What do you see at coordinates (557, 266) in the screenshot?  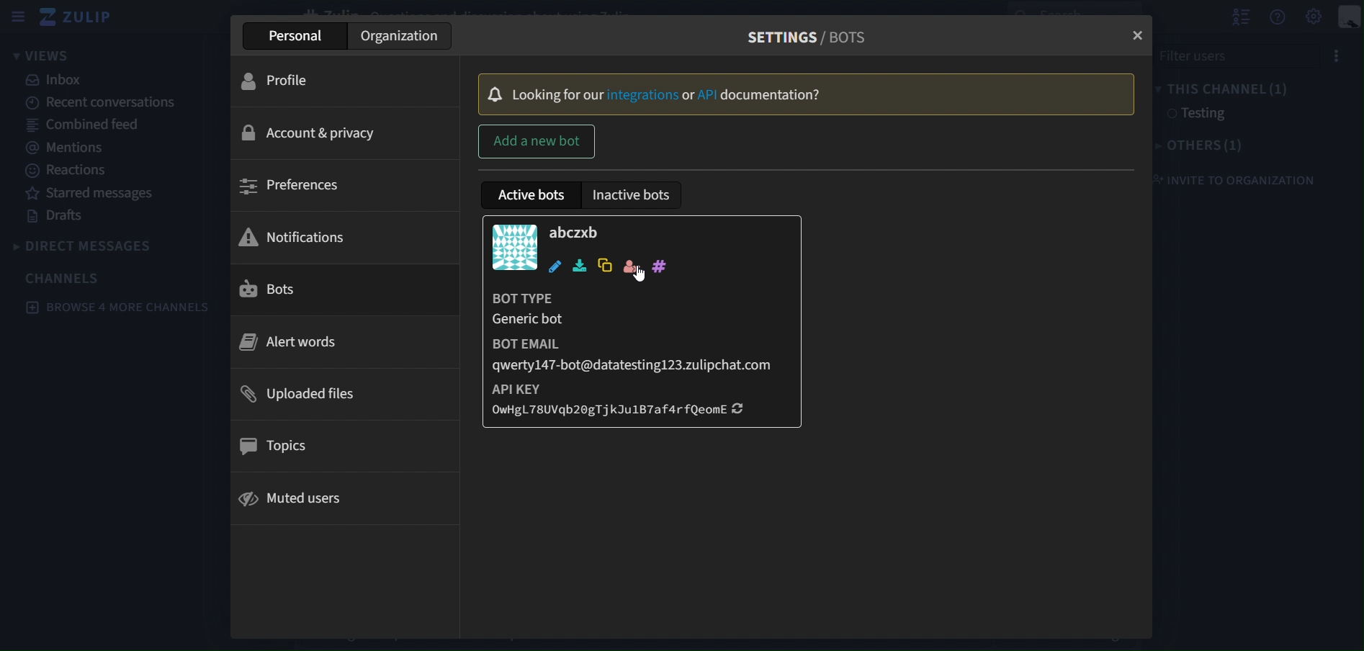 I see `edit bot` at bounding box center [557, 266].